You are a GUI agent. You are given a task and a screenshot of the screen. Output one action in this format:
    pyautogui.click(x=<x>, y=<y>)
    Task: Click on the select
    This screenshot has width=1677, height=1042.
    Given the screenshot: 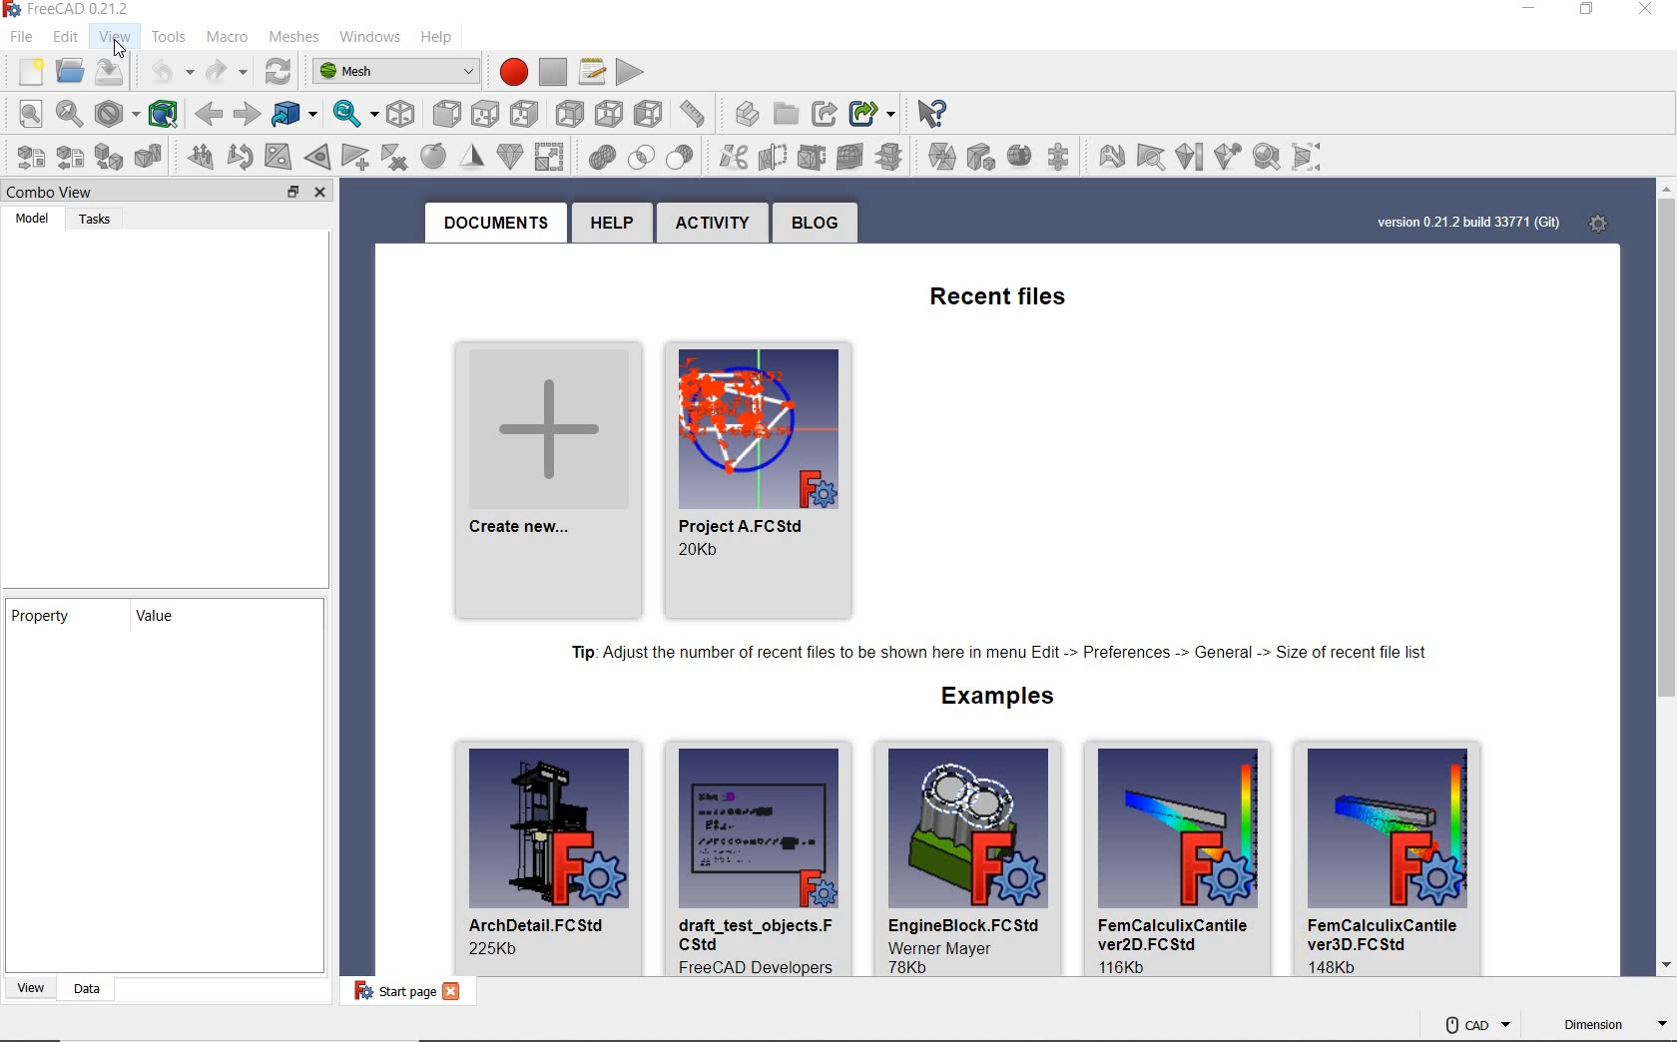 What is the action you would take?
    pyautogui.click(x=940, y=112)
    